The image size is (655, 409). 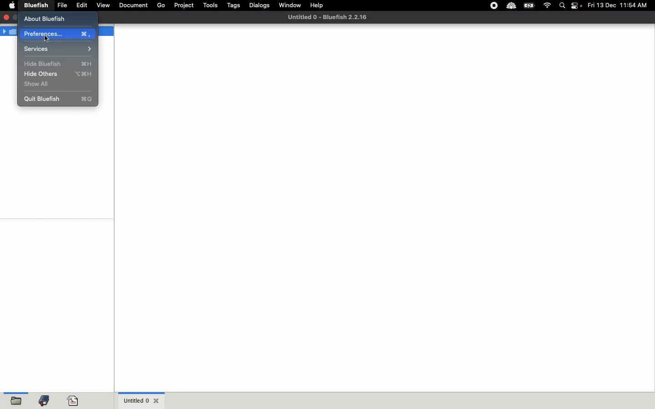 I want to click on Preferences , so click(x=58, y=34).